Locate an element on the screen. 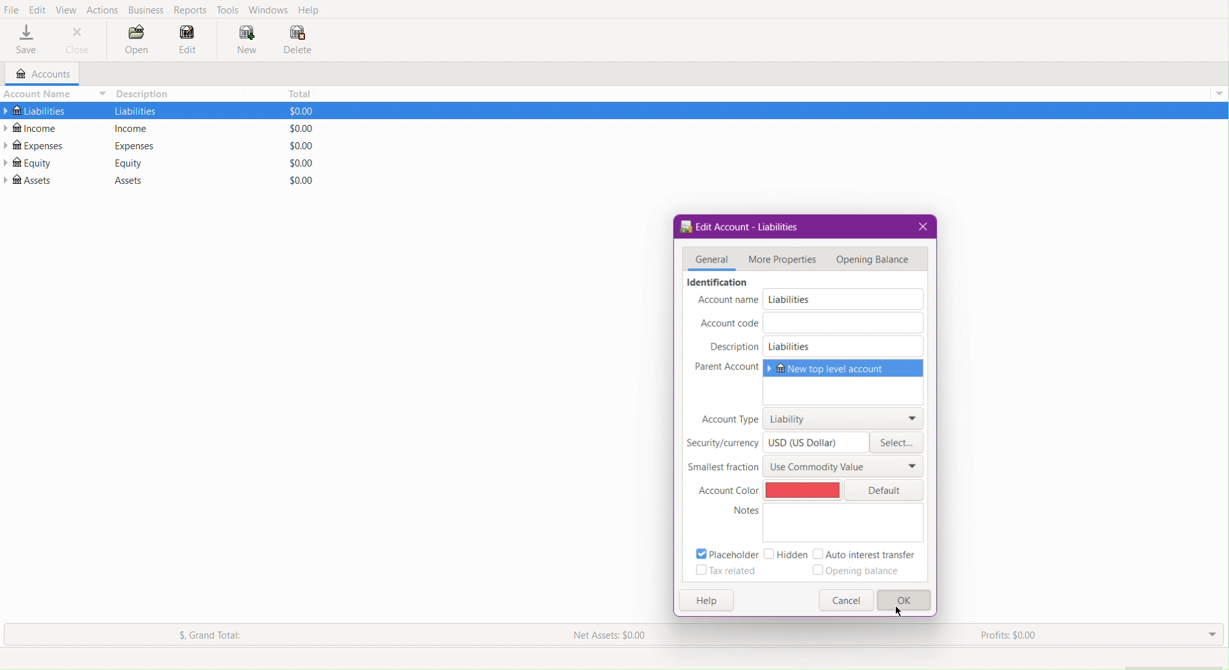 The image size is (1229, 670). Account Name is located at coordinates (54, 94).